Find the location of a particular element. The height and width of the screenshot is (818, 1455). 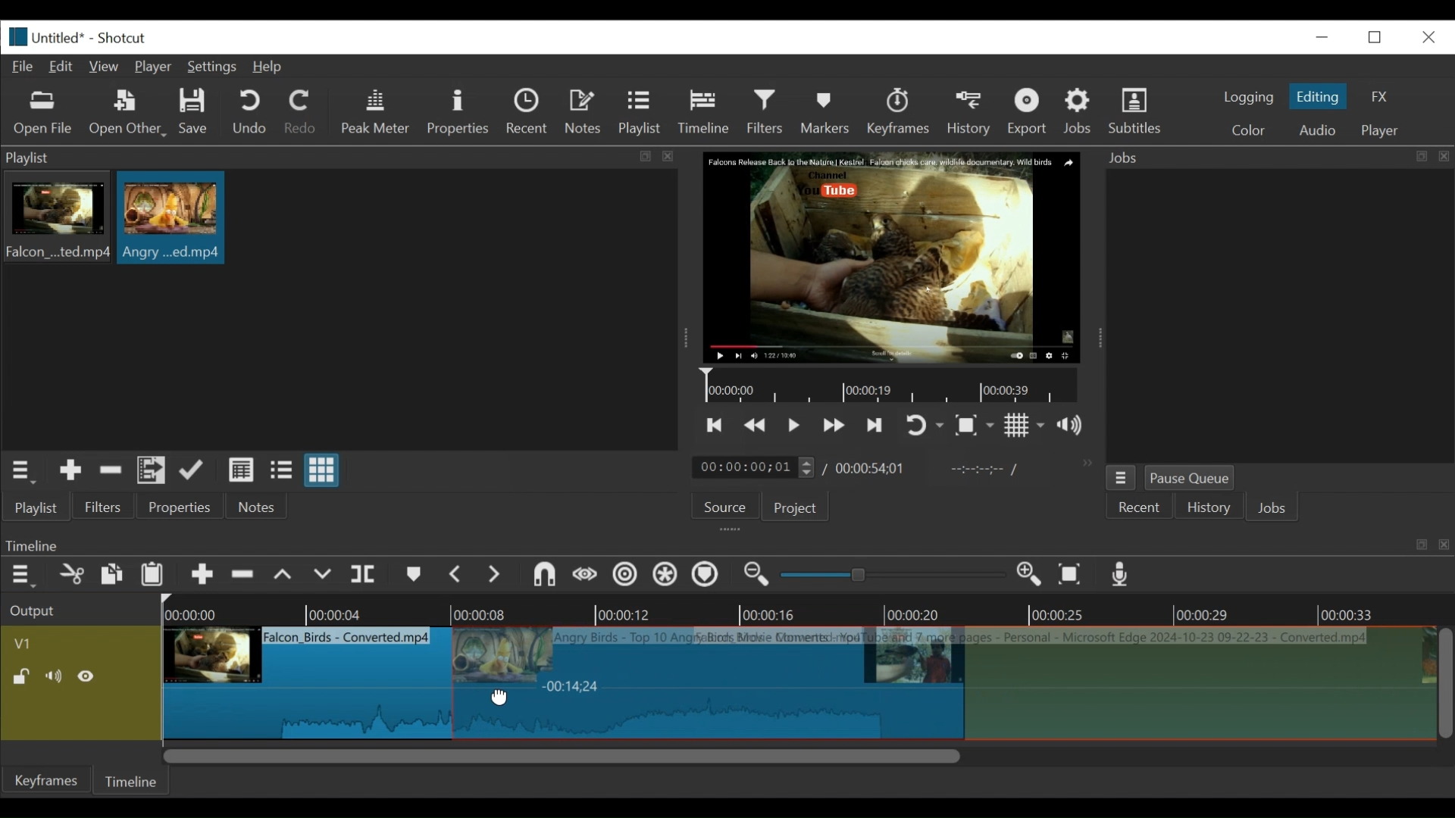

properties is located at coordinates (181, 507).